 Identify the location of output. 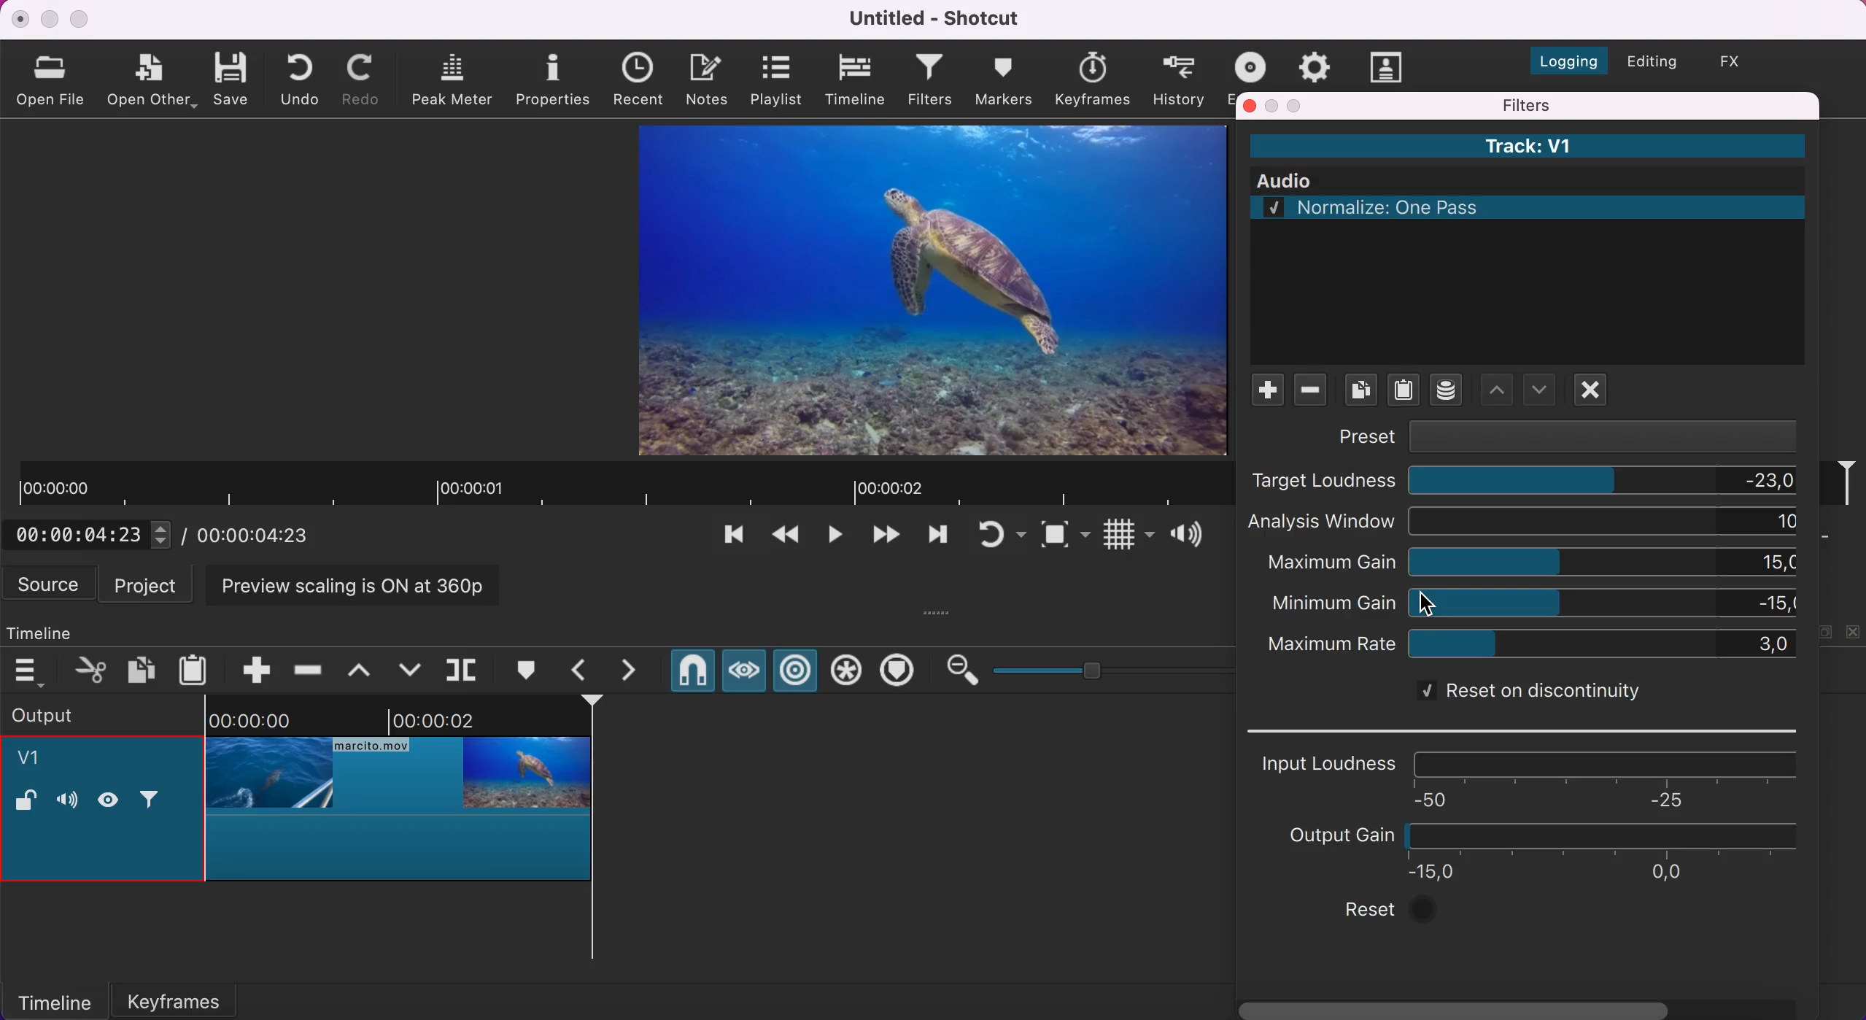
(82, 714).